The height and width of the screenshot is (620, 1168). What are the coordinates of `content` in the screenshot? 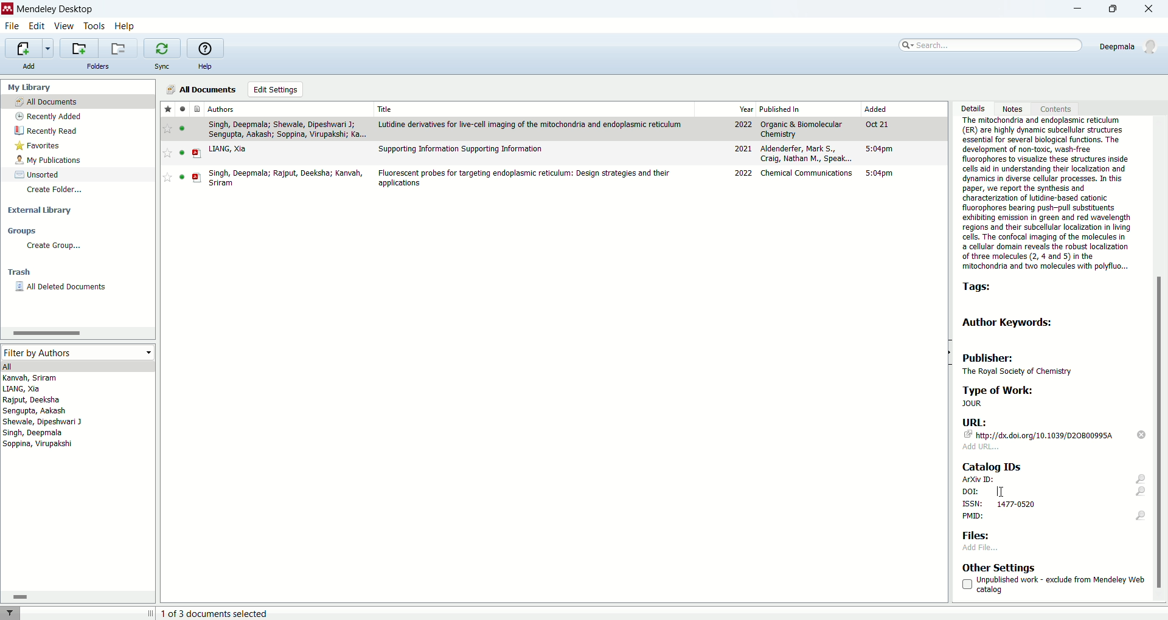 It's located at (1054, 108).